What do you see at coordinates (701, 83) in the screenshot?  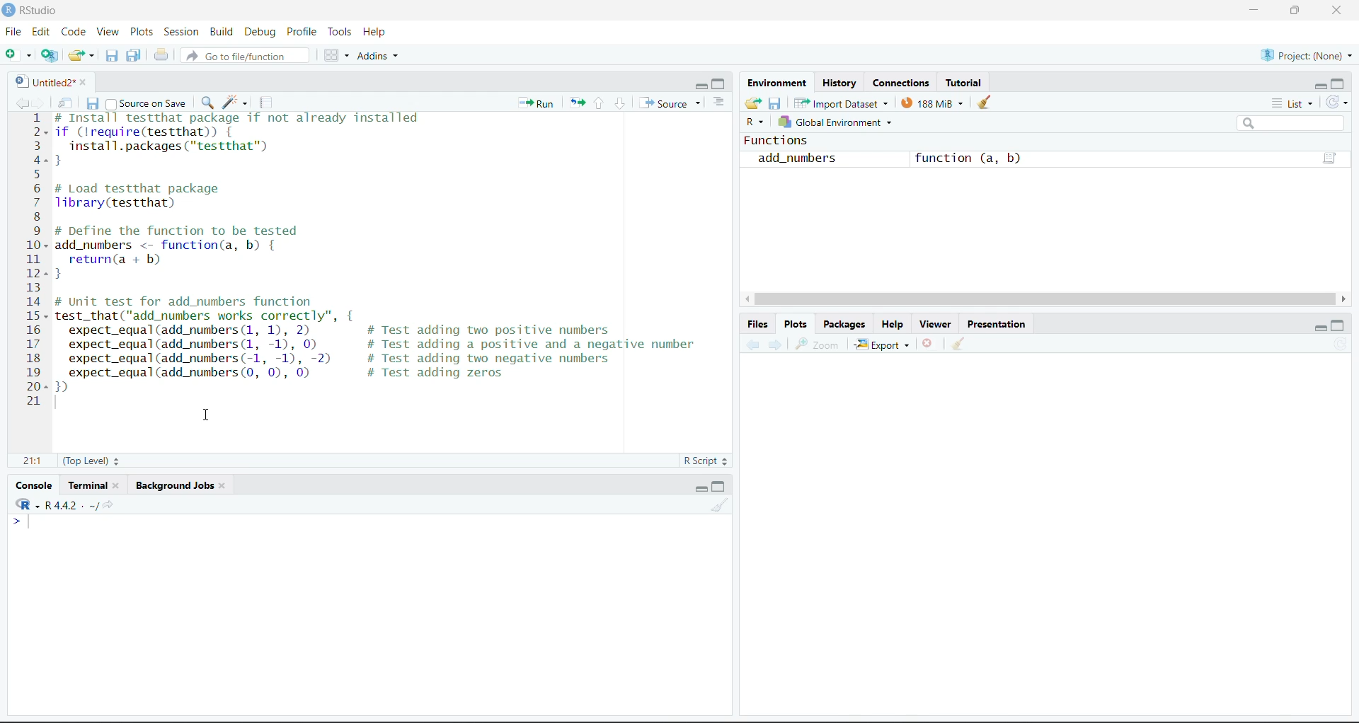 I see `minimize` at bounding box center [701, 83].